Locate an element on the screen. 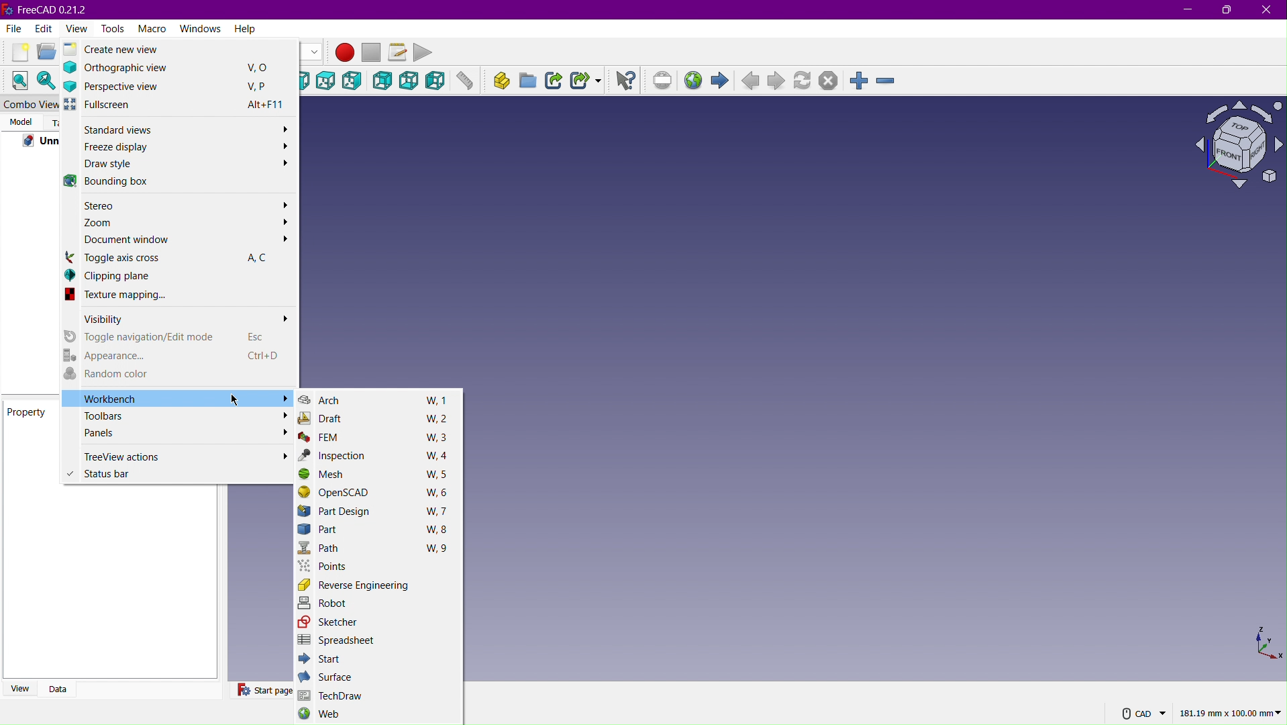 This screenshot has height=725, width=1287. Reverse Engineering is located at coordinates (356, 587).